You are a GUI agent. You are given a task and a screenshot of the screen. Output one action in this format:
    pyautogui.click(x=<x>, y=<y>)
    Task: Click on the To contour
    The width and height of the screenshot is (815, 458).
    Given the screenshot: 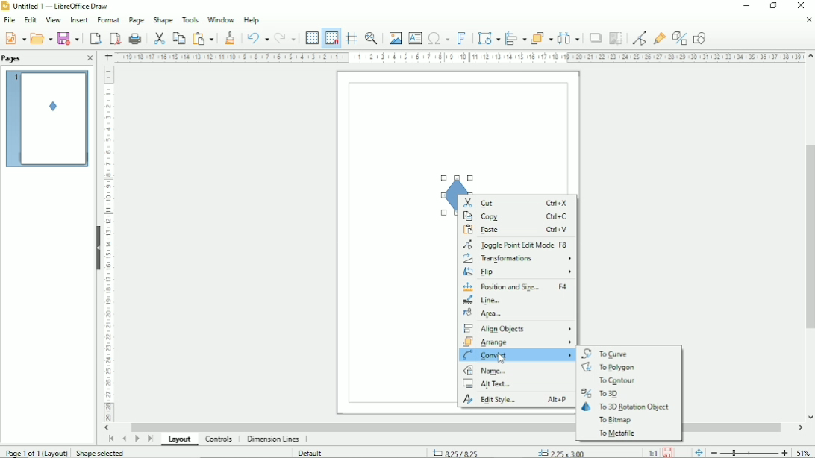 What is the action you would take?
    pyautogui.click(x=615, y=381)
    